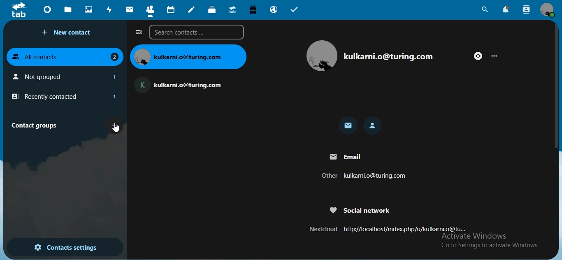 Image resolution: width=562 pixels, height=260 pixels. I want to click on Nextcloud http://localhost/index.ohp/u/kulkarni.o@tu..., so click(386, 228).